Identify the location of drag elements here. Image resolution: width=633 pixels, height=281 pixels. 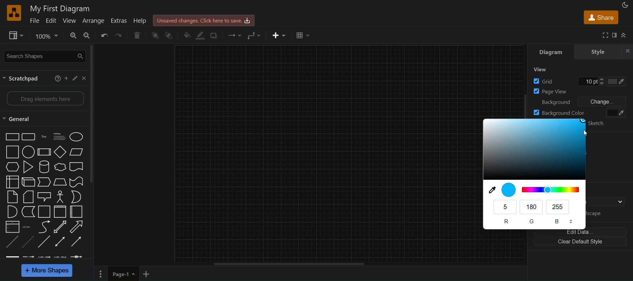
(45, 98).